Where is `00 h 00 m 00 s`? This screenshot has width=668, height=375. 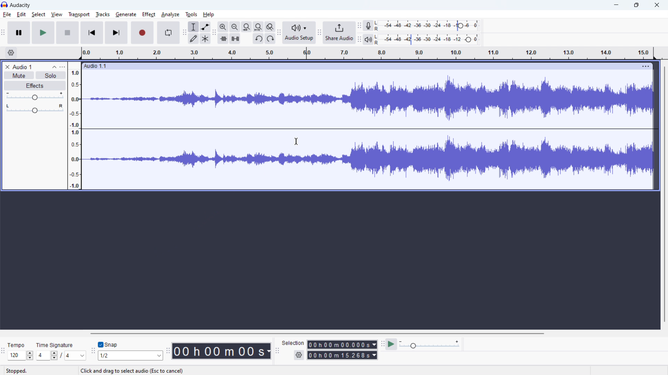 00 h 00 m 00 s is located at coordinates (221, 349).